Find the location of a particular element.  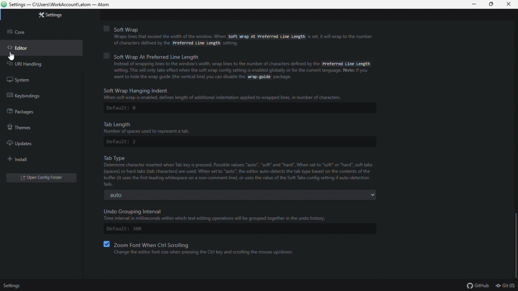

core is located at coordinates (21, 34).